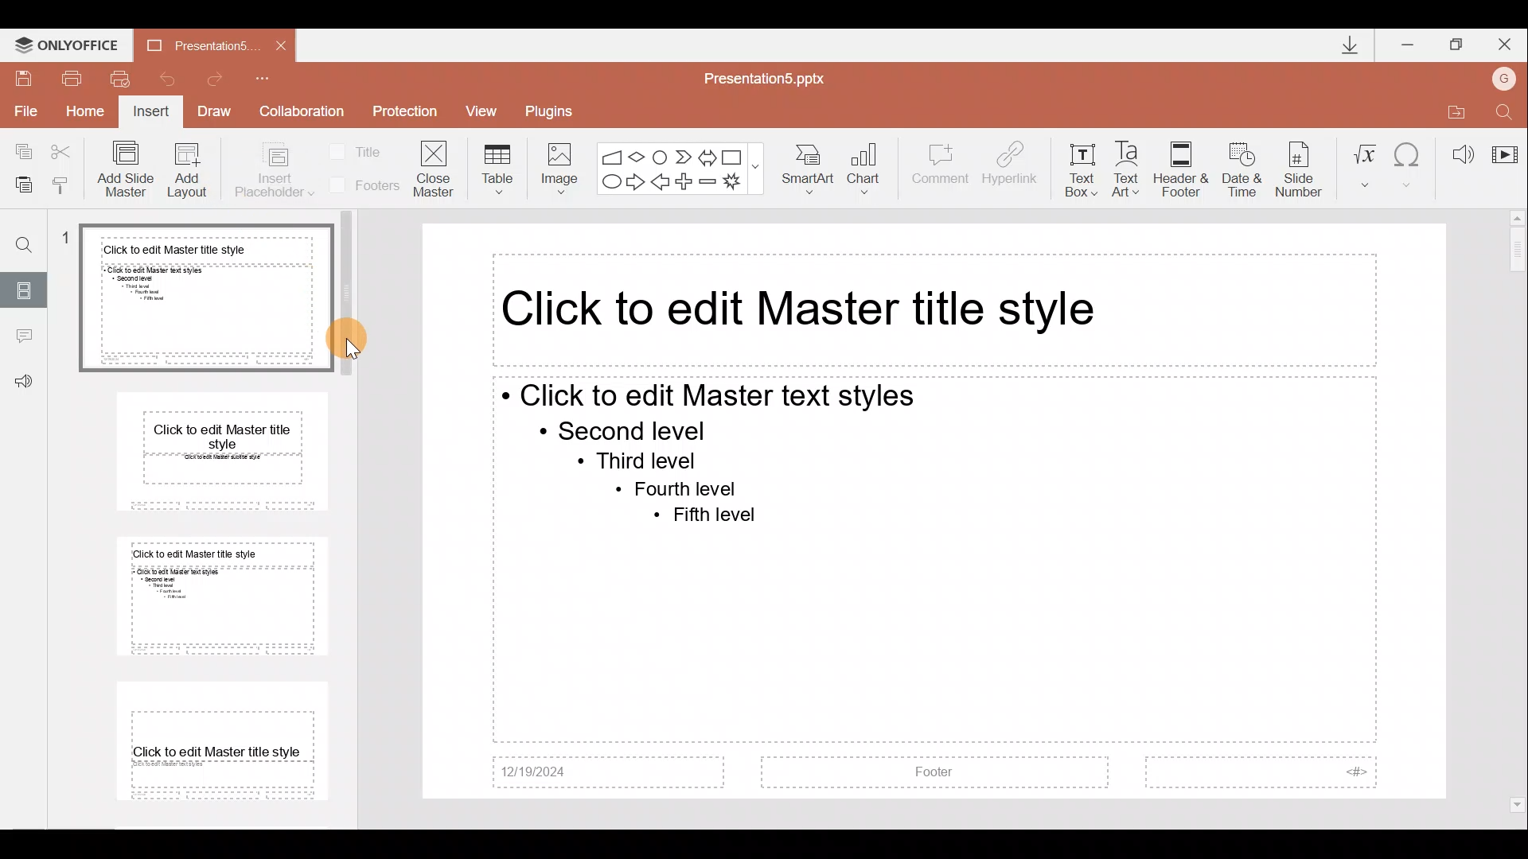 Image resolution: width=1528 pixels, height=859 pixels. Describe the element at coordinates (1012, 165) in the screenshot. I see `Hyperlink` at that location.